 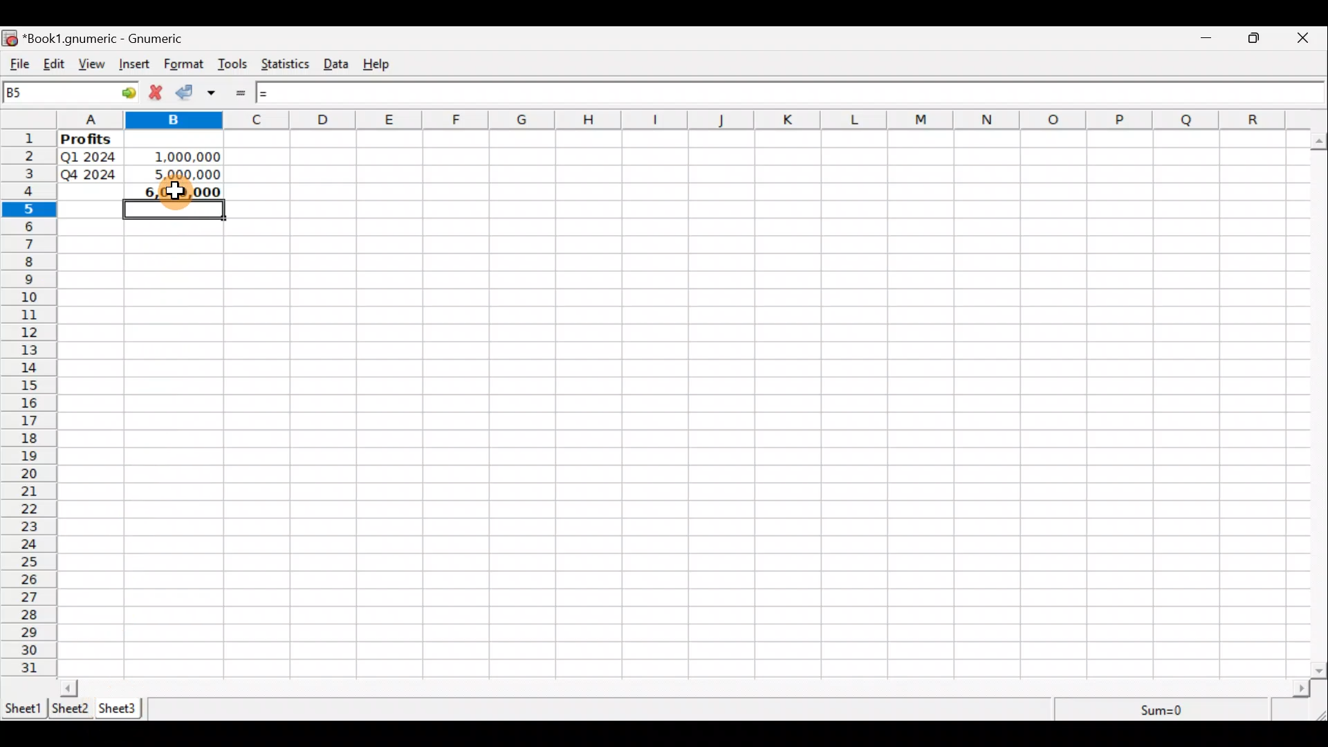 What do you see at coordinates (28, 405) in the screenshot?
I see `numbering column` at bounding box center [28, 405].